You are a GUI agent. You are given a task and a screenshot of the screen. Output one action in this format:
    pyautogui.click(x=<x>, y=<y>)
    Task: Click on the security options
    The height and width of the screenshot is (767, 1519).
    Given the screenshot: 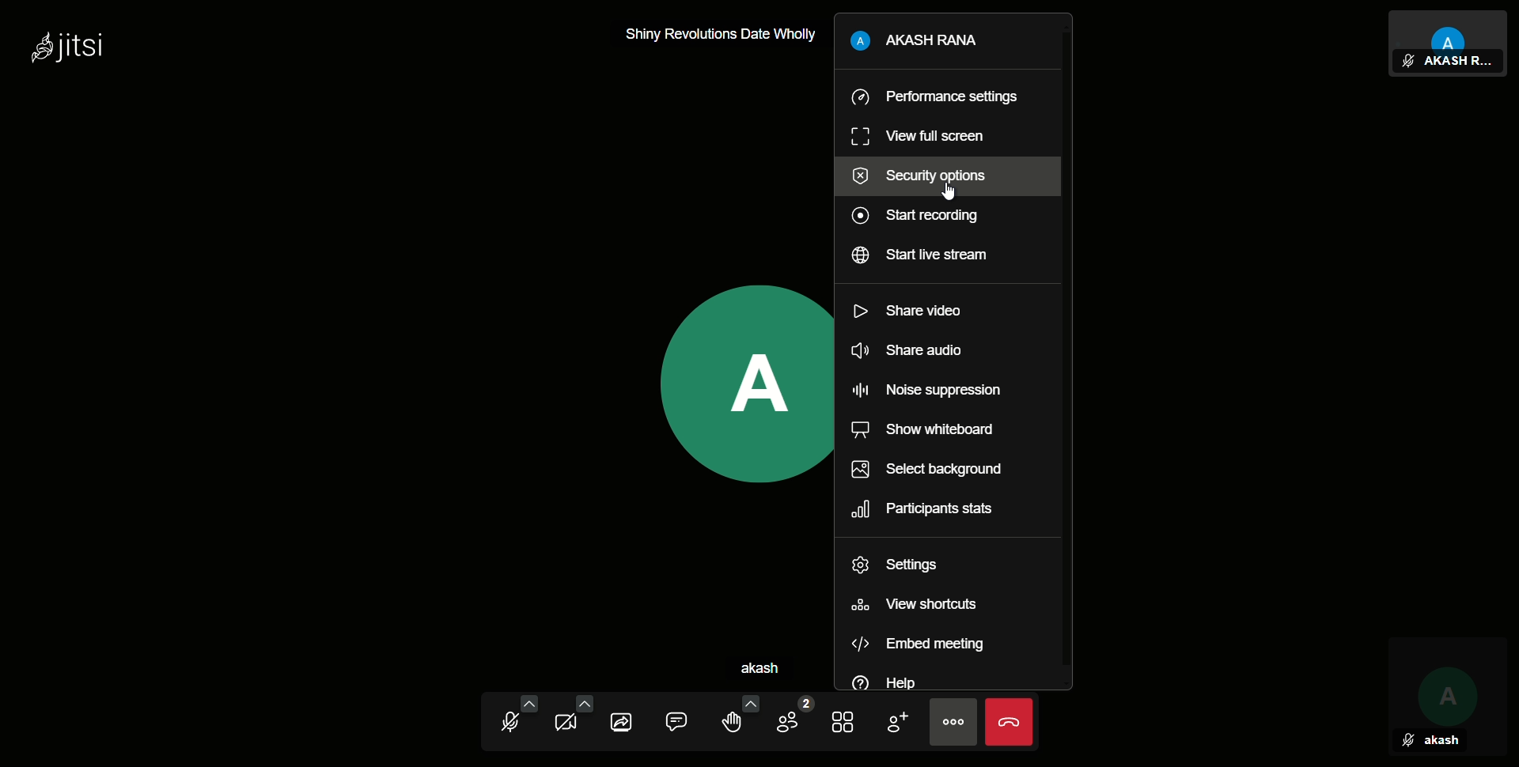 What is the action you would take?
    pyautogui.click(x=919, y=173)
    